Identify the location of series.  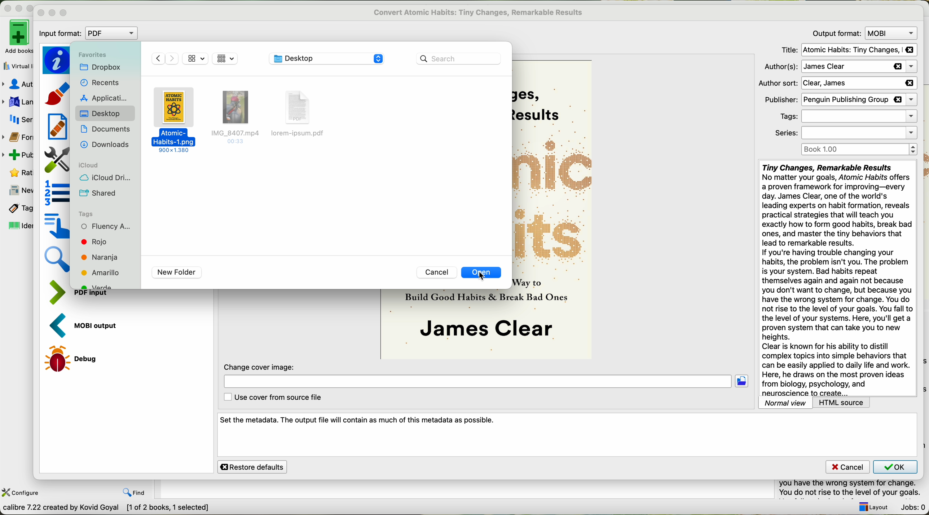
(21, 121).